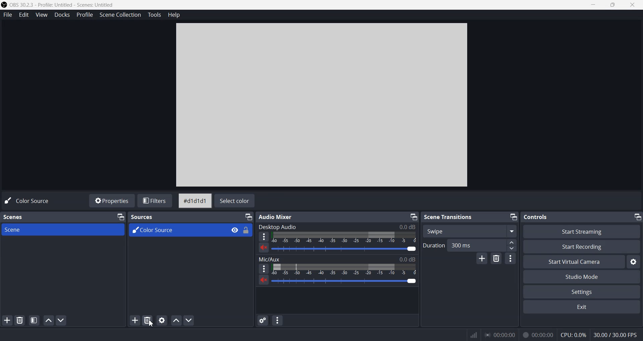 The image size is (643, 341). I want to click on Volume Adjuster, so click(344, 281).